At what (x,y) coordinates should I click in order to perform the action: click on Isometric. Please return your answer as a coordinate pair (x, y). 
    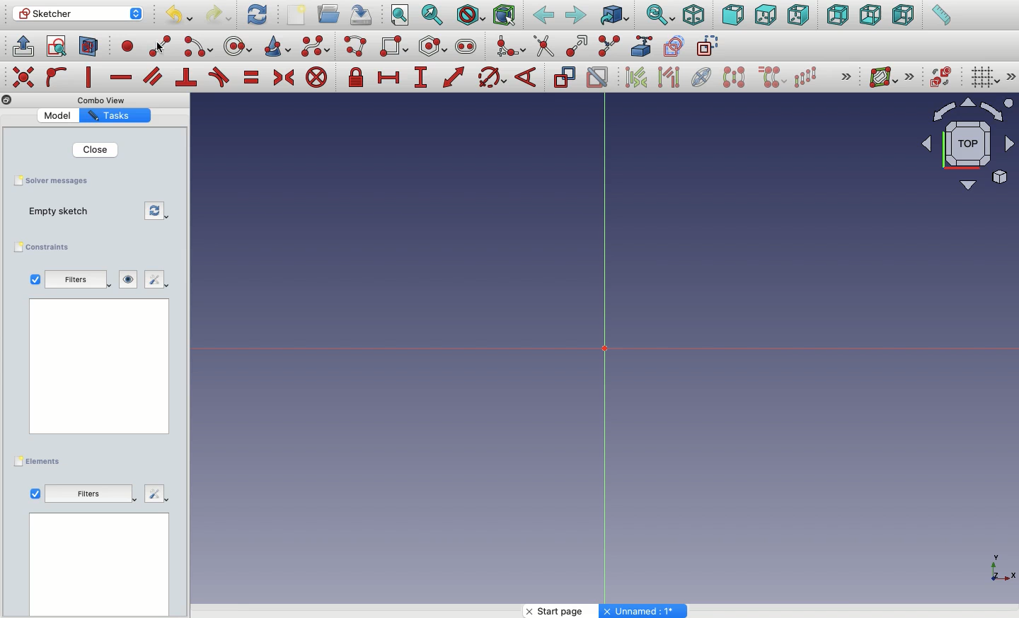
    Looking at the image, I should click on (693, 15).